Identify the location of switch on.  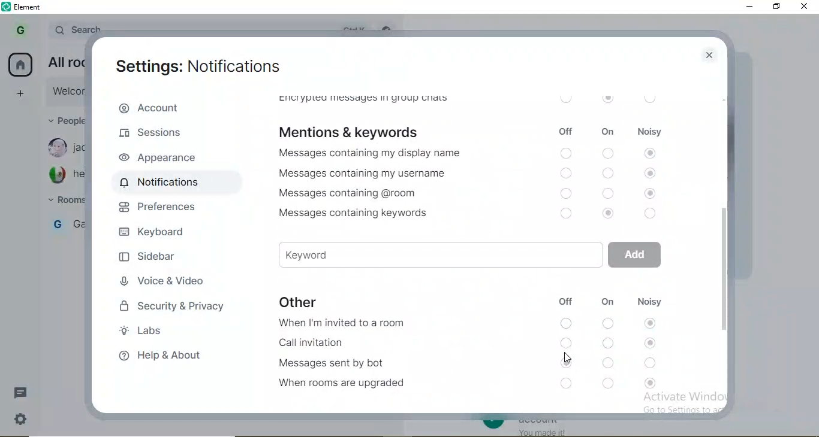
(610, 385).